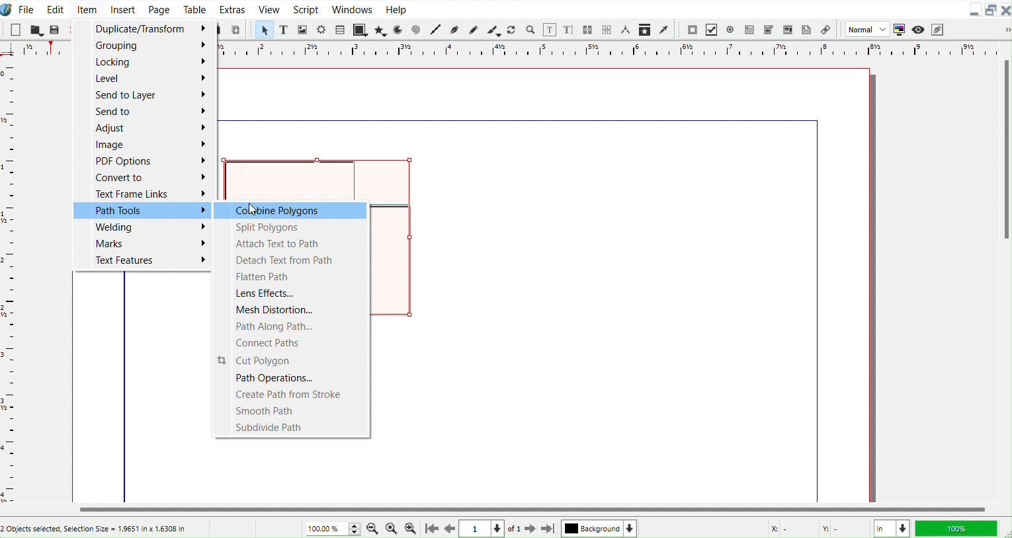 This screenshot has width=1012, height=538. Describe the element at coordinates (519, 120) in the screenshot. I see `line` at that location.